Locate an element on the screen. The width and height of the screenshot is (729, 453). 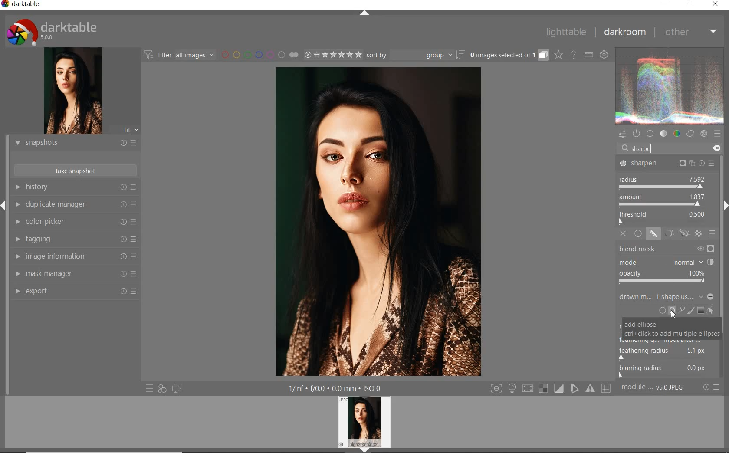
AMOUNT is located at coordinates (662, 200).